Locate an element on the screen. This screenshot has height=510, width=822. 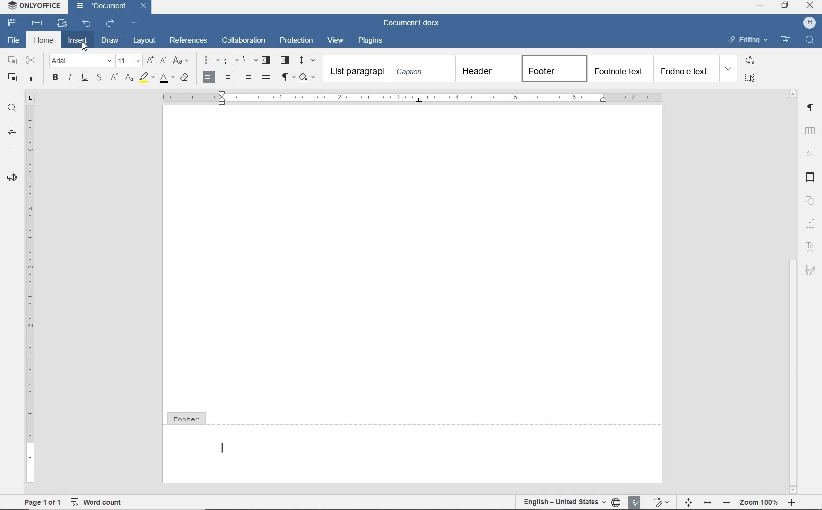
print file is located at coordinates (38, 22).